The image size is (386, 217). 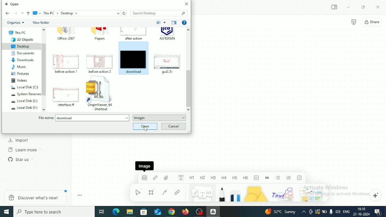 I want to click on Frame, so click(x=153, y=192).